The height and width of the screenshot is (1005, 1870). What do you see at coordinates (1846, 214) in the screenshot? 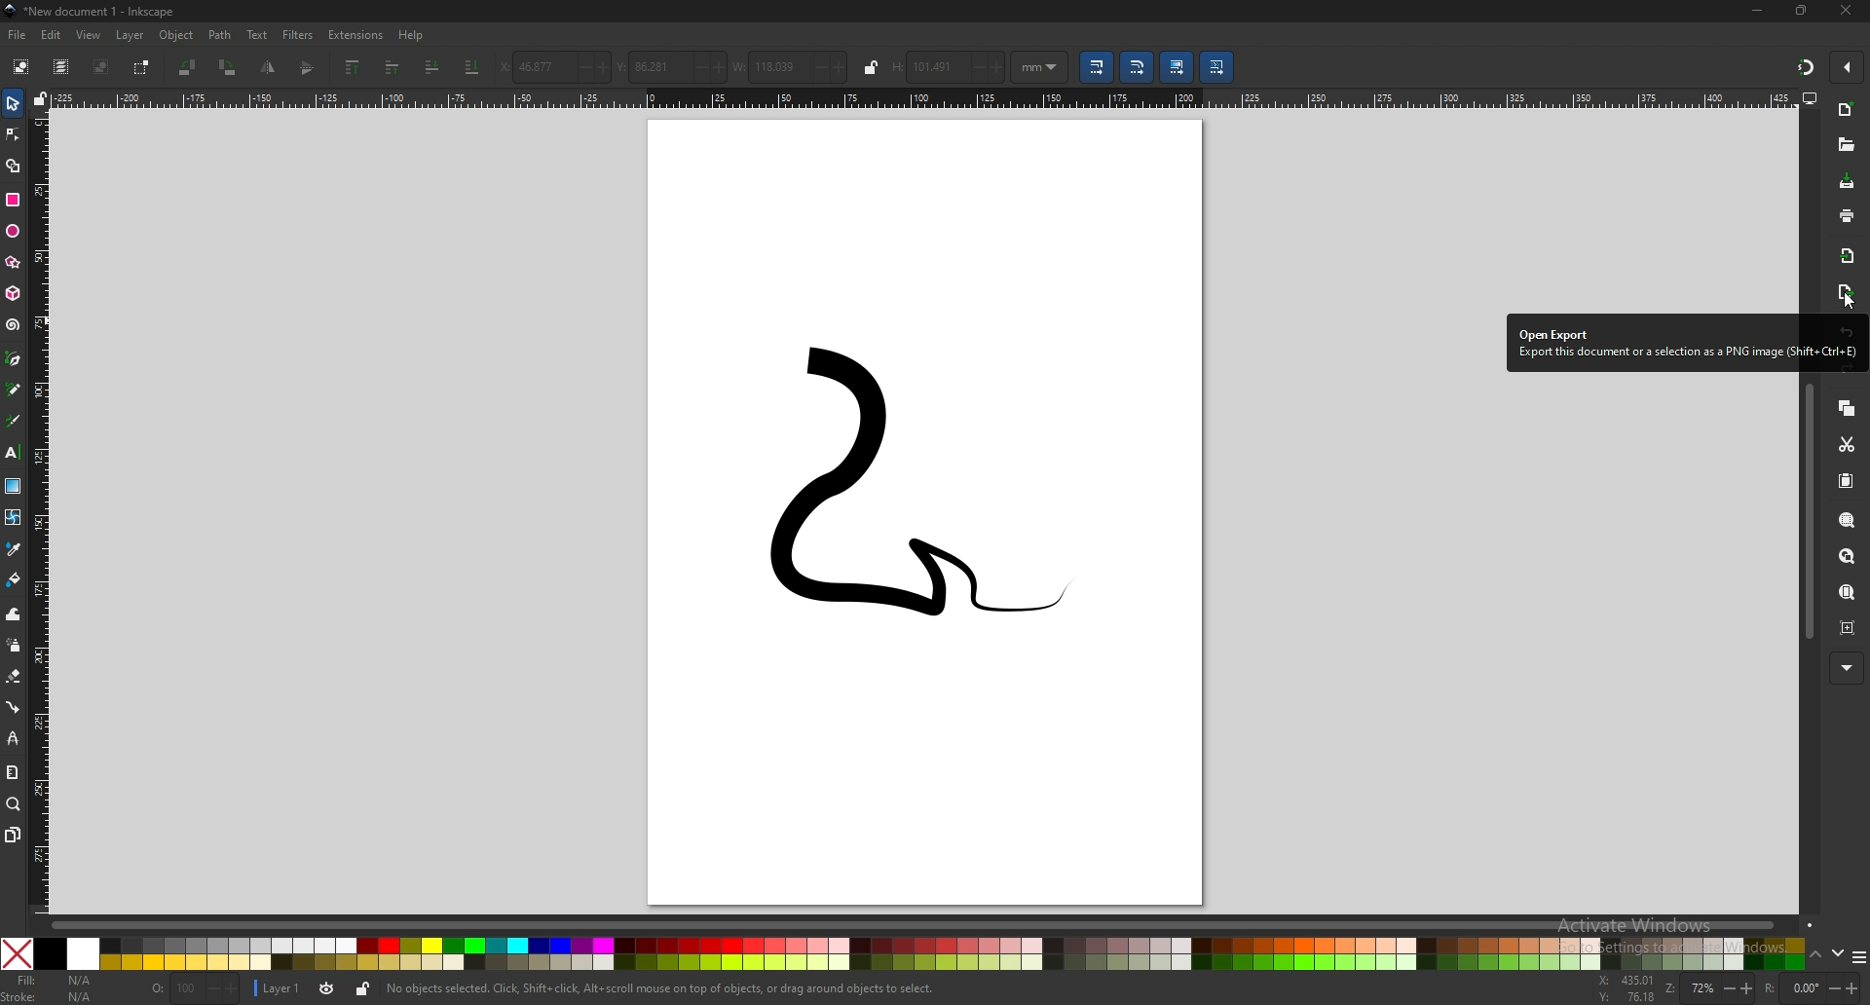
I see `print` at bounding box center [1846, 214].